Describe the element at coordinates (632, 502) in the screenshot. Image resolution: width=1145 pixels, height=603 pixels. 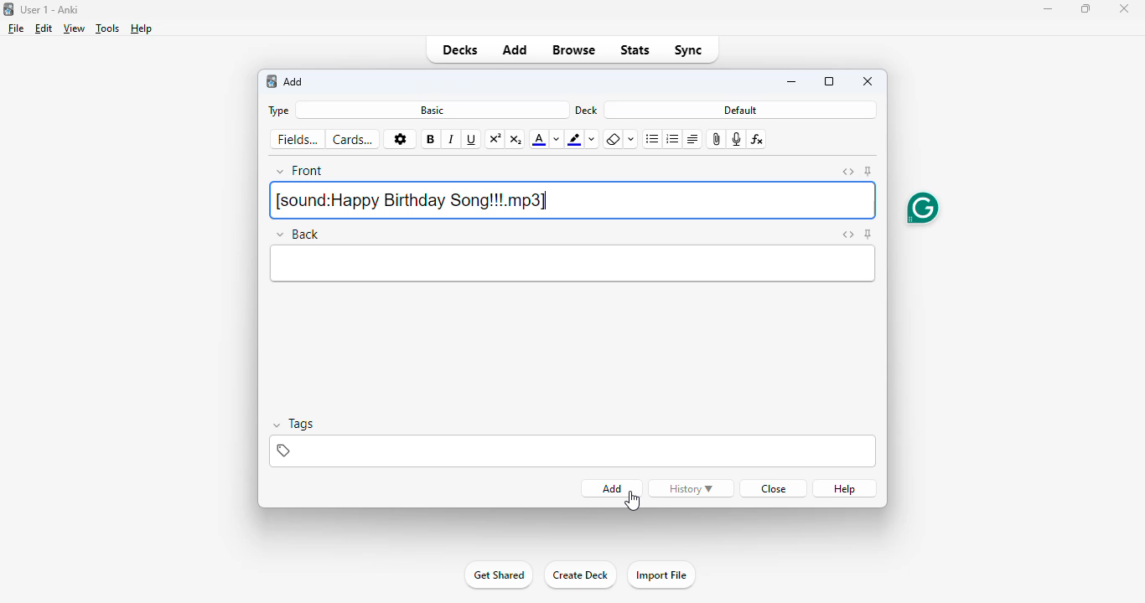
I see `cursor` at that location.